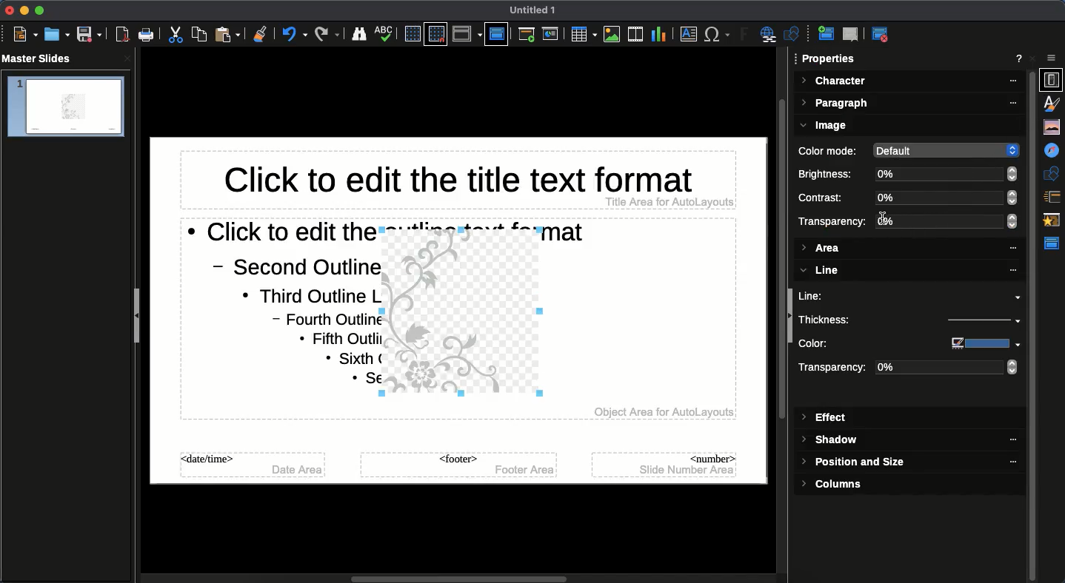 Image resolution: width=1065 pixels, height=583 pixels. What do you see at coordinates (25, 35) in the screenshot?
I see `New` at bounding box center [25, 35].